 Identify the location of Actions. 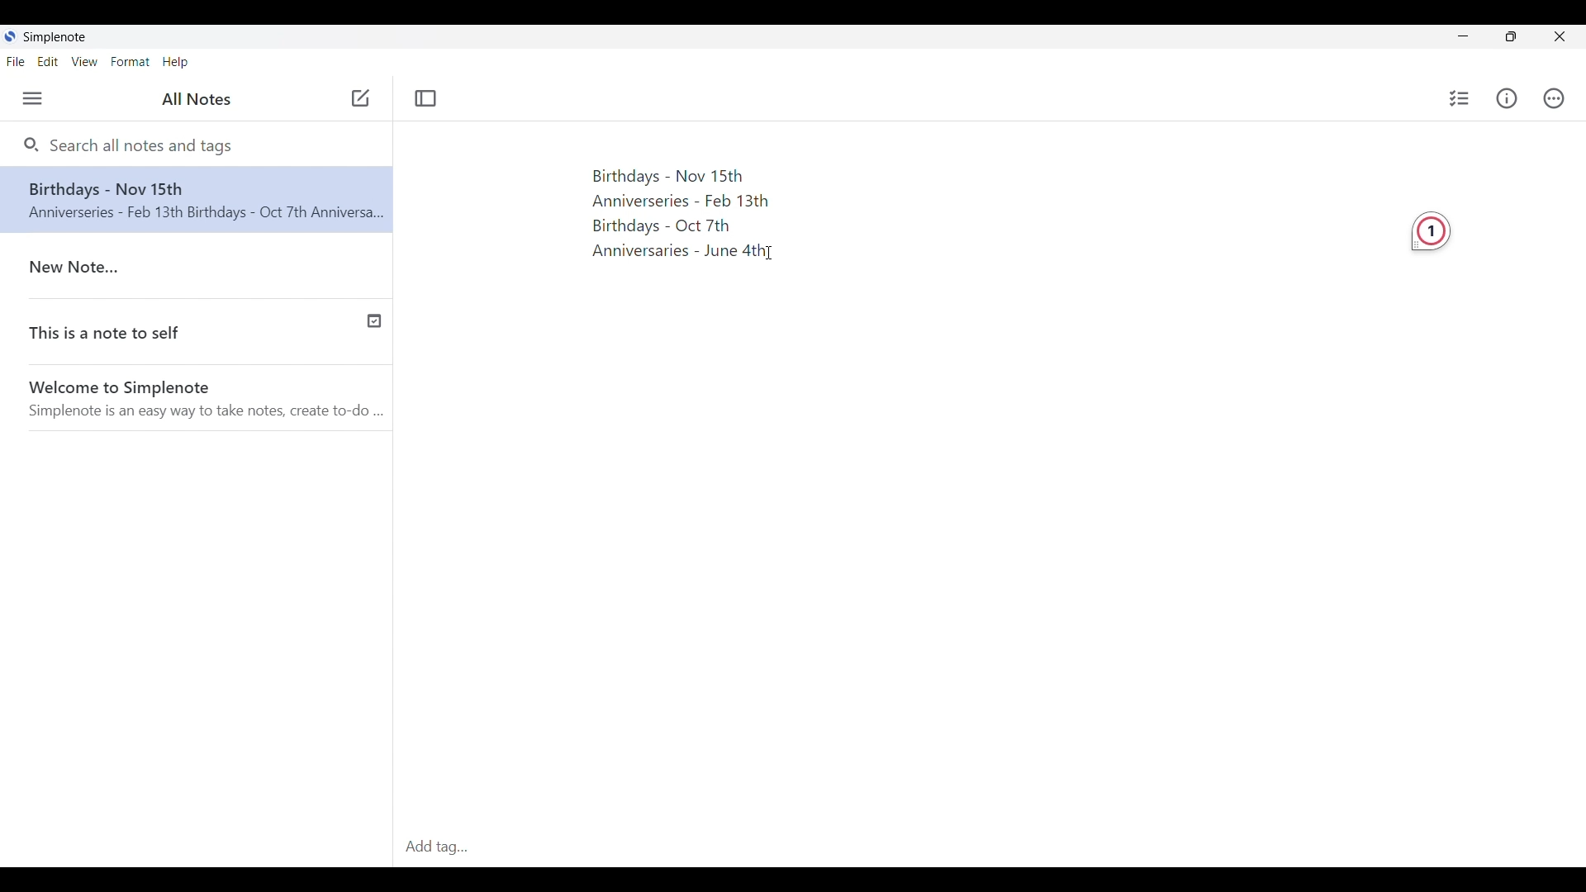
(1554, 98).